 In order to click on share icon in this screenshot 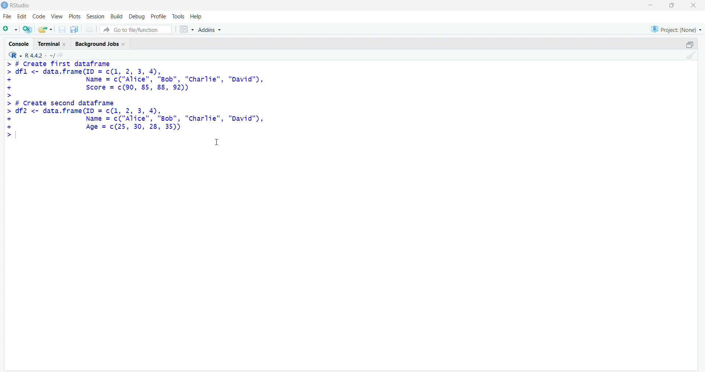, I will do `click(61, 55)`.